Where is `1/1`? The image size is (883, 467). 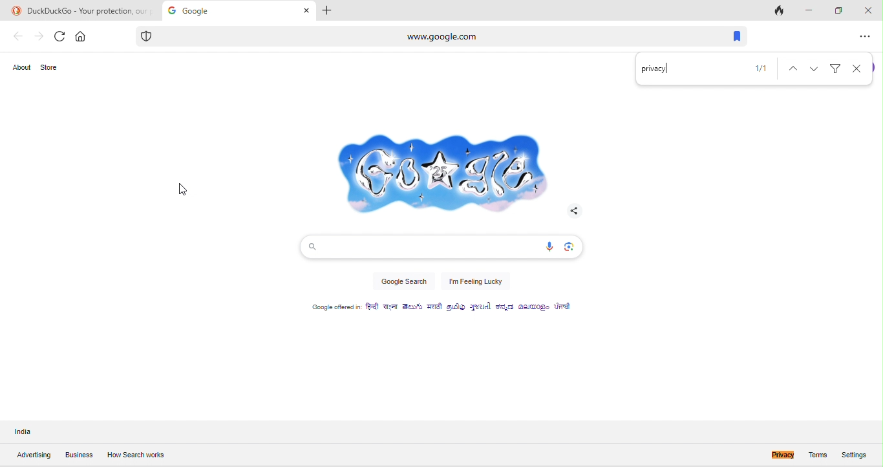 1/1 is located at coordinates (758, 69).